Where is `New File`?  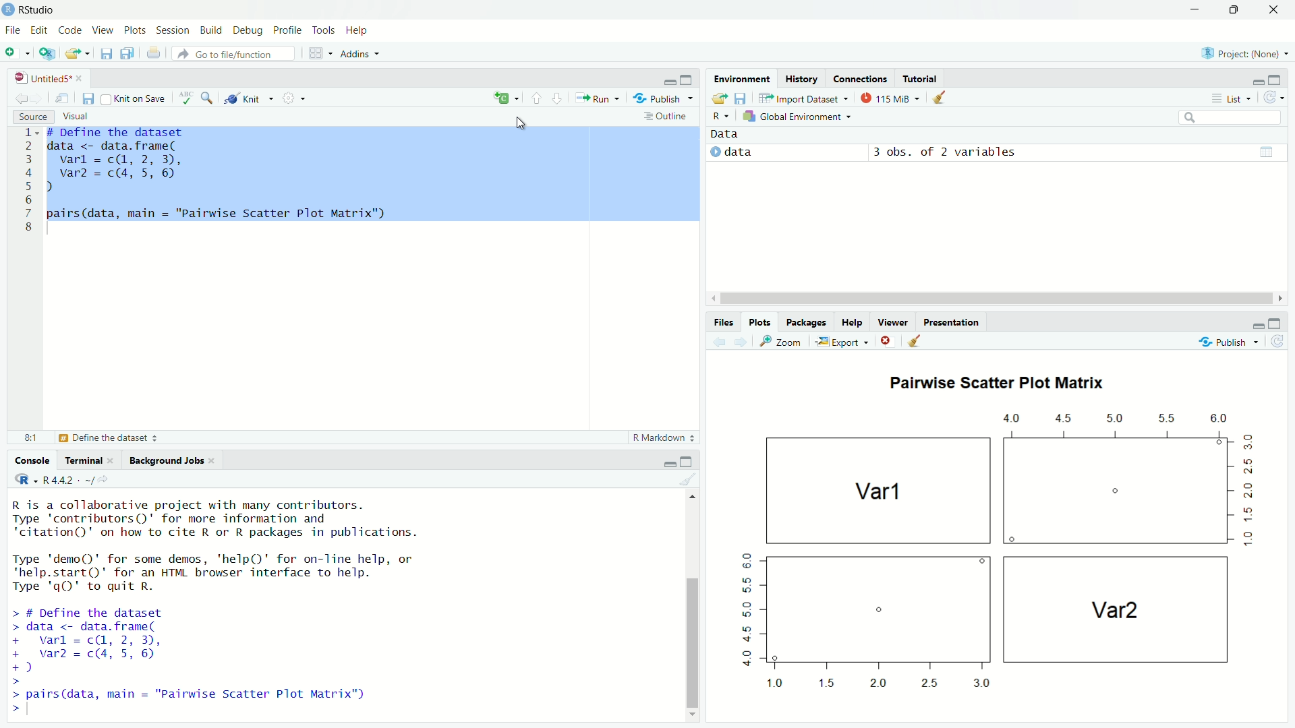
New File is located at coordinates (16, 51).